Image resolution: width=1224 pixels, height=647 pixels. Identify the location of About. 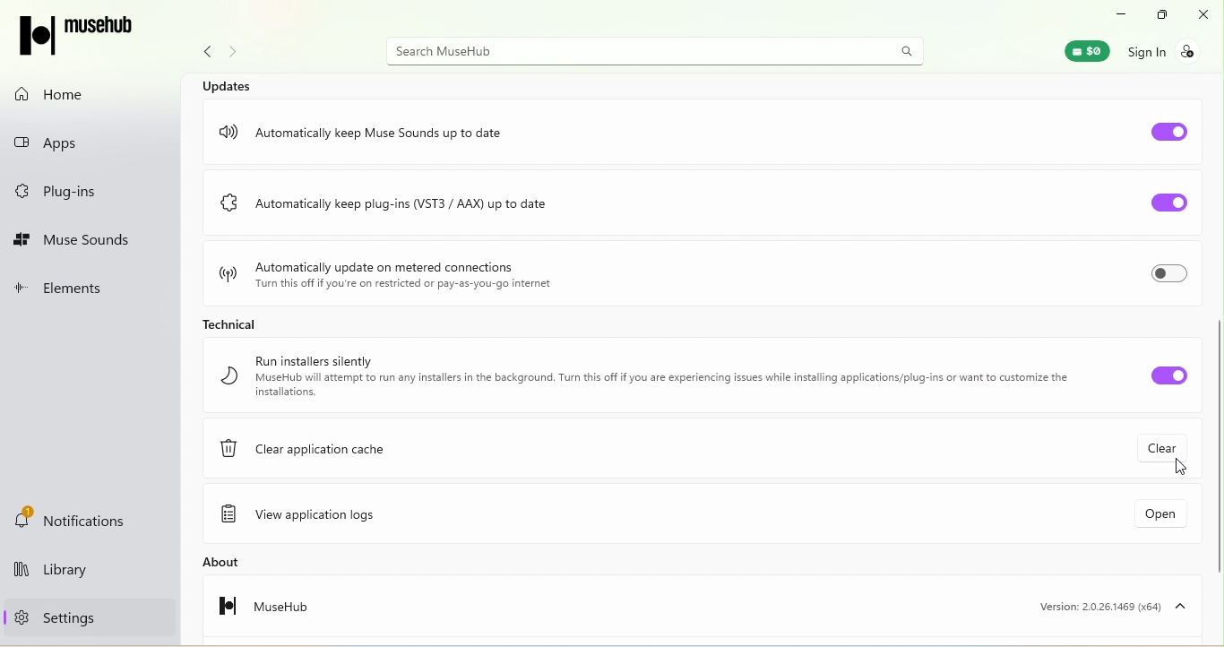
(250, 562).